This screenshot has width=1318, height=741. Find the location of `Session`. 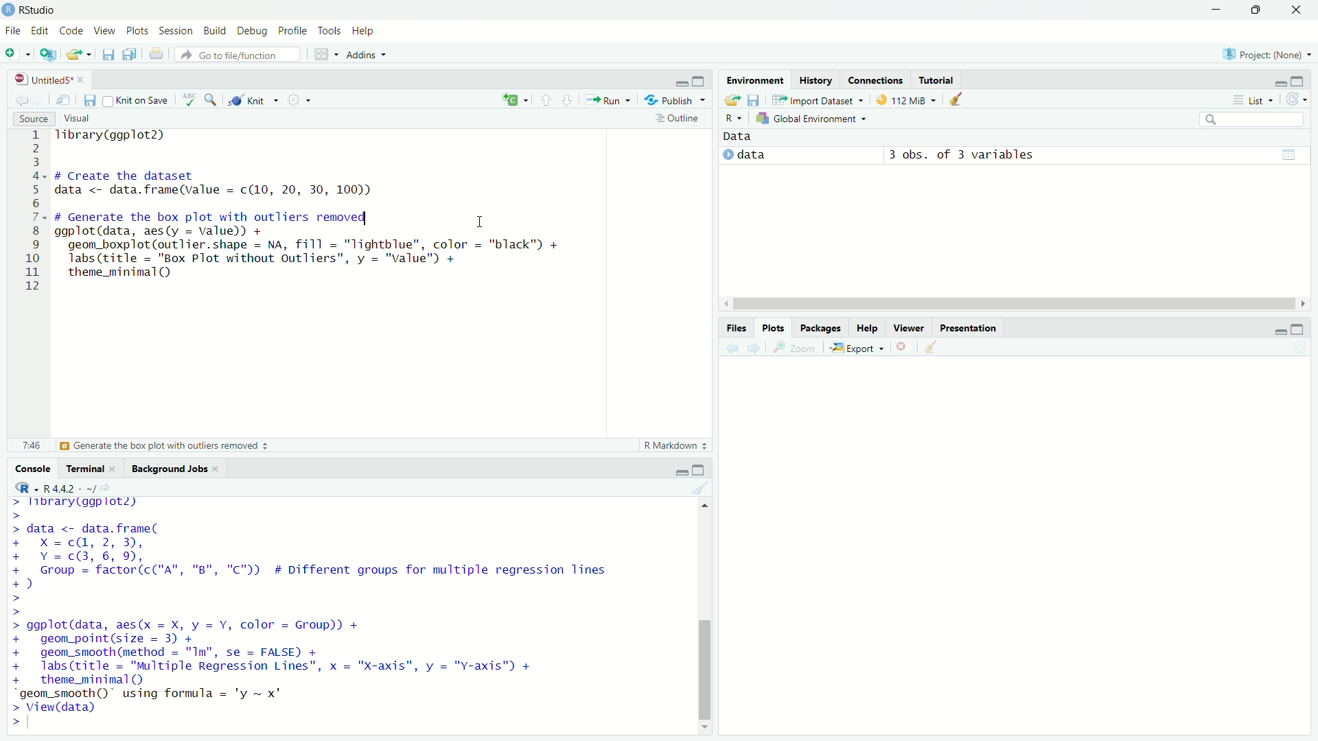

Session is located at coordinates (177, 32).